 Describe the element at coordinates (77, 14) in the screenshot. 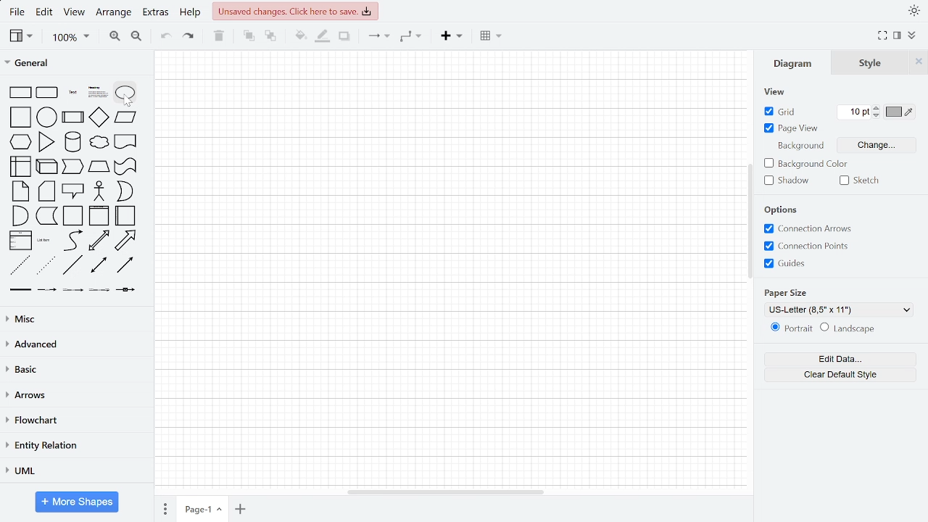

I see `view` at that location.